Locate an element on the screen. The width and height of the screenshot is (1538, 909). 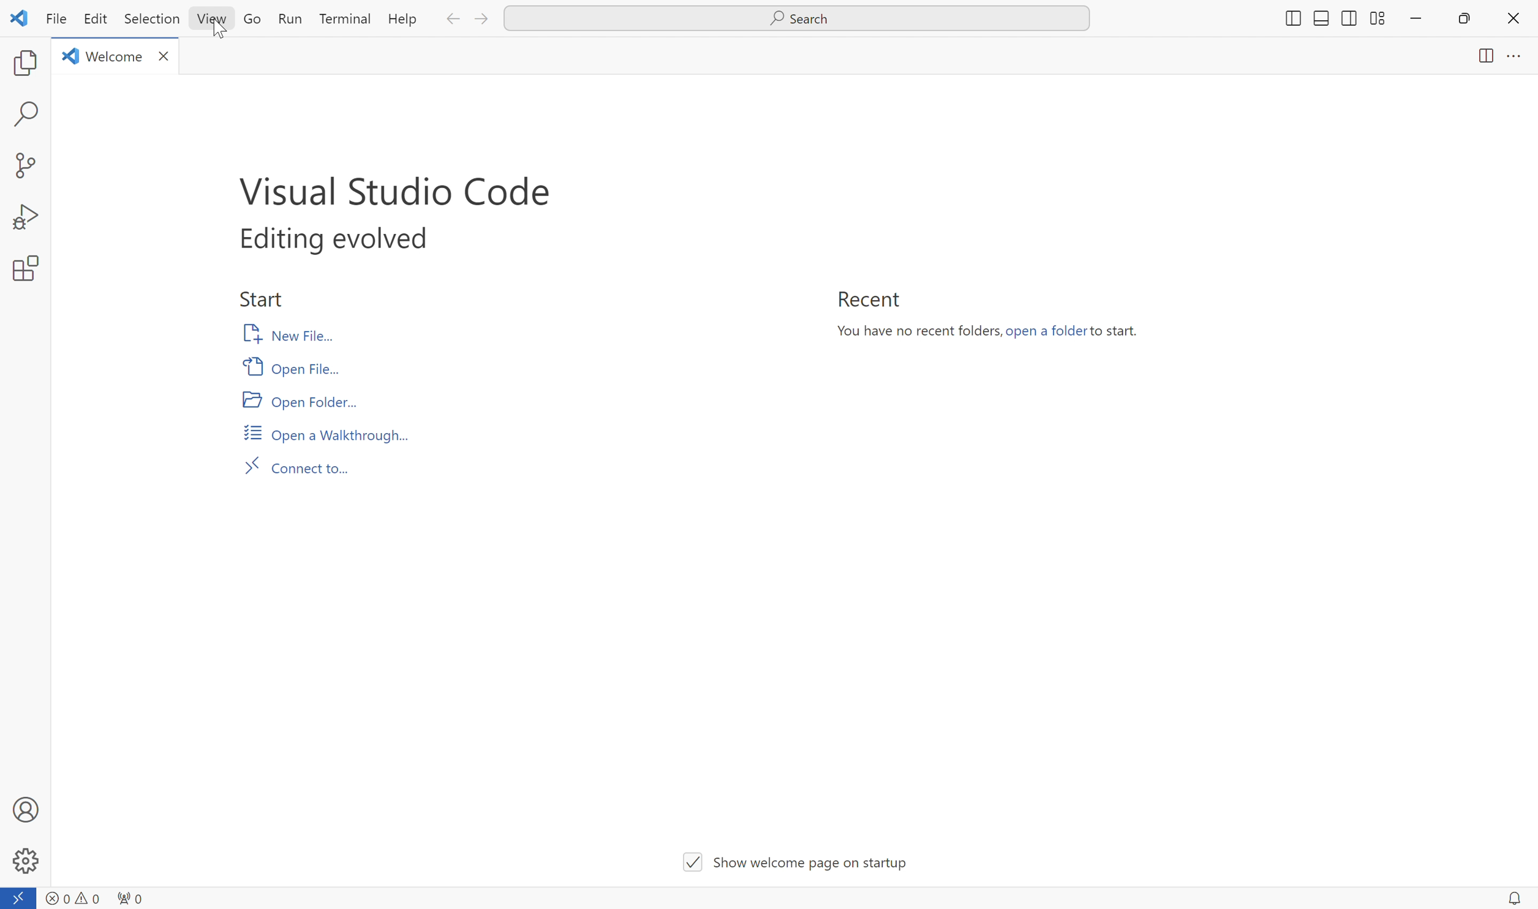
search is located at coordinates (26, 115).